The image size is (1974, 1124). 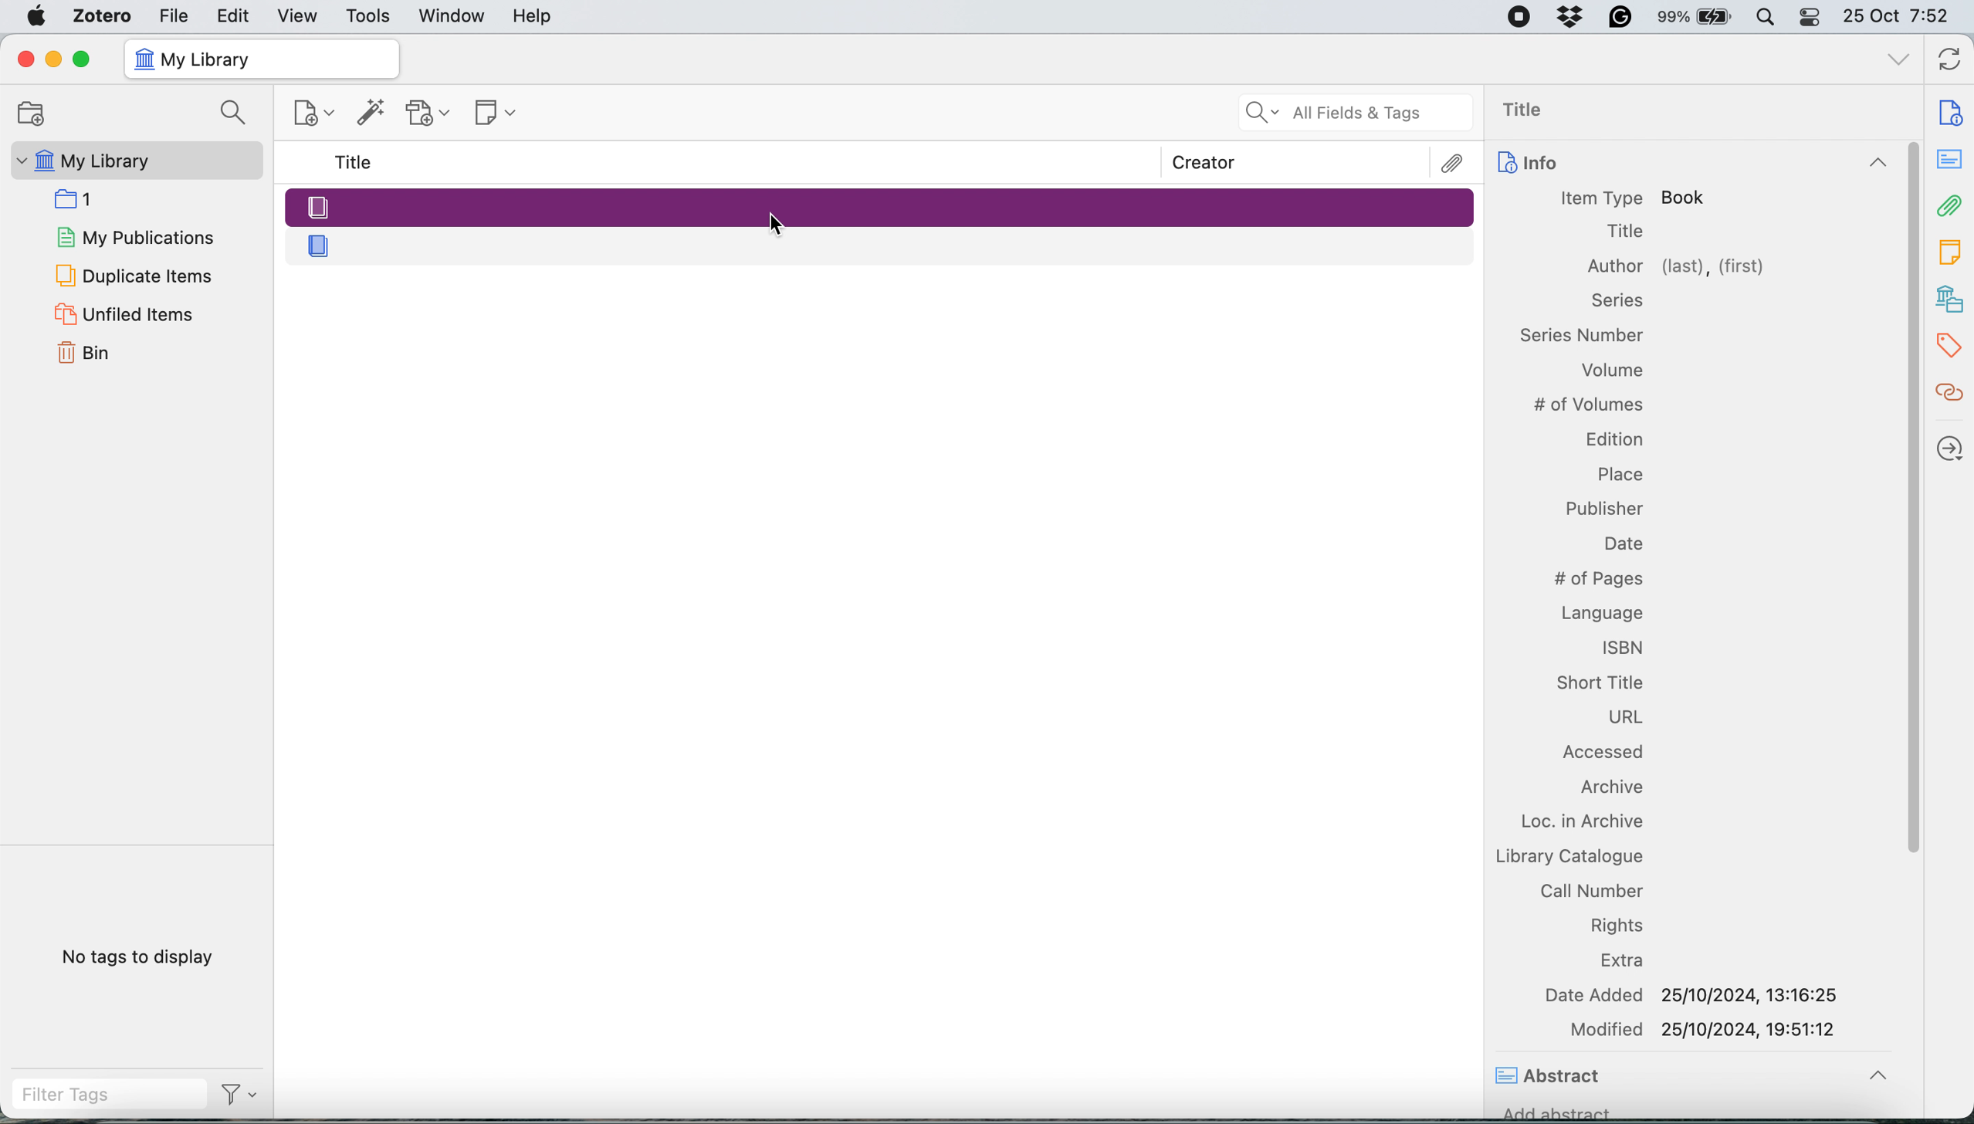 I want to click on Locate, so click(x=1951, y=449).